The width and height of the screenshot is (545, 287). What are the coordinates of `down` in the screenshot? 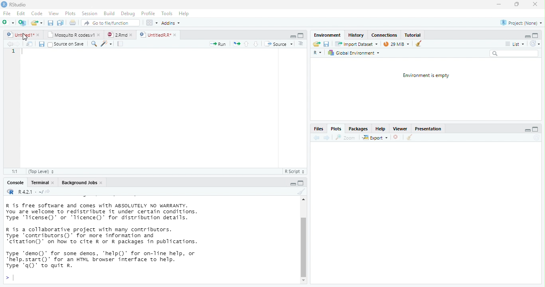 It's located at (256, 44).